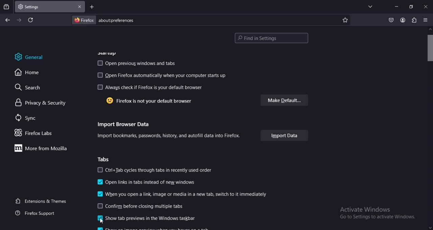 The image size is (433, 230). I want to click on Import Browser Data
Import bookmarks, passwords, history, and autofill data into Firefox., so click(168, 129).